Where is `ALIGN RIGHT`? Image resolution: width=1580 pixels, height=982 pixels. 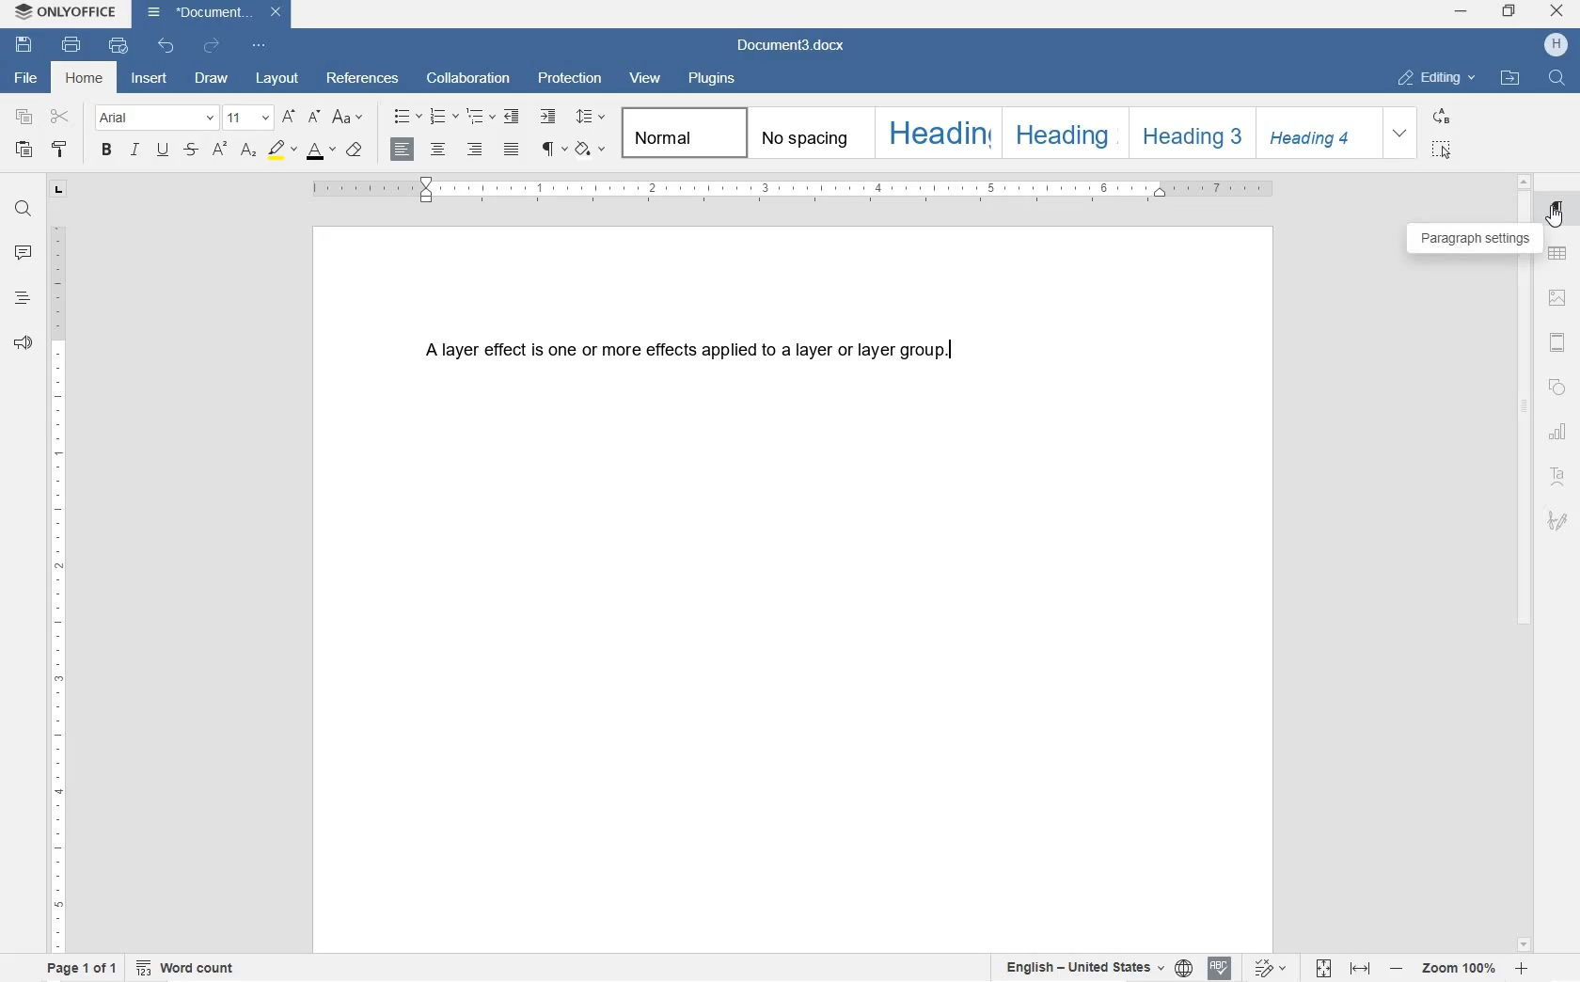
ALIGN RIGHT is located at coordinates (474, 150).